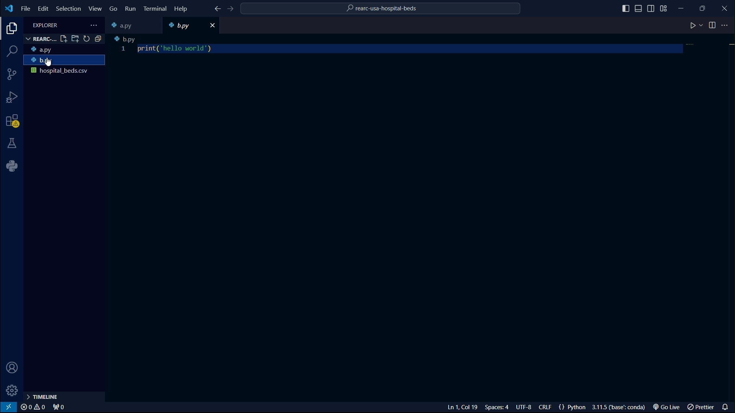 The image size is (735, 413). Describe the element at coordinates (499, 407) in the screenshot. I see `Spaces: 4` at that location.